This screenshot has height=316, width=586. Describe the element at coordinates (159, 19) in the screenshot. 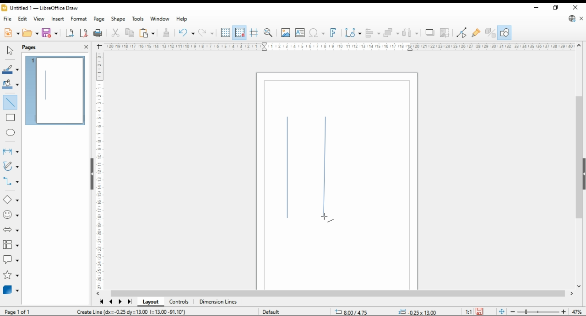

I see `window` at that location.